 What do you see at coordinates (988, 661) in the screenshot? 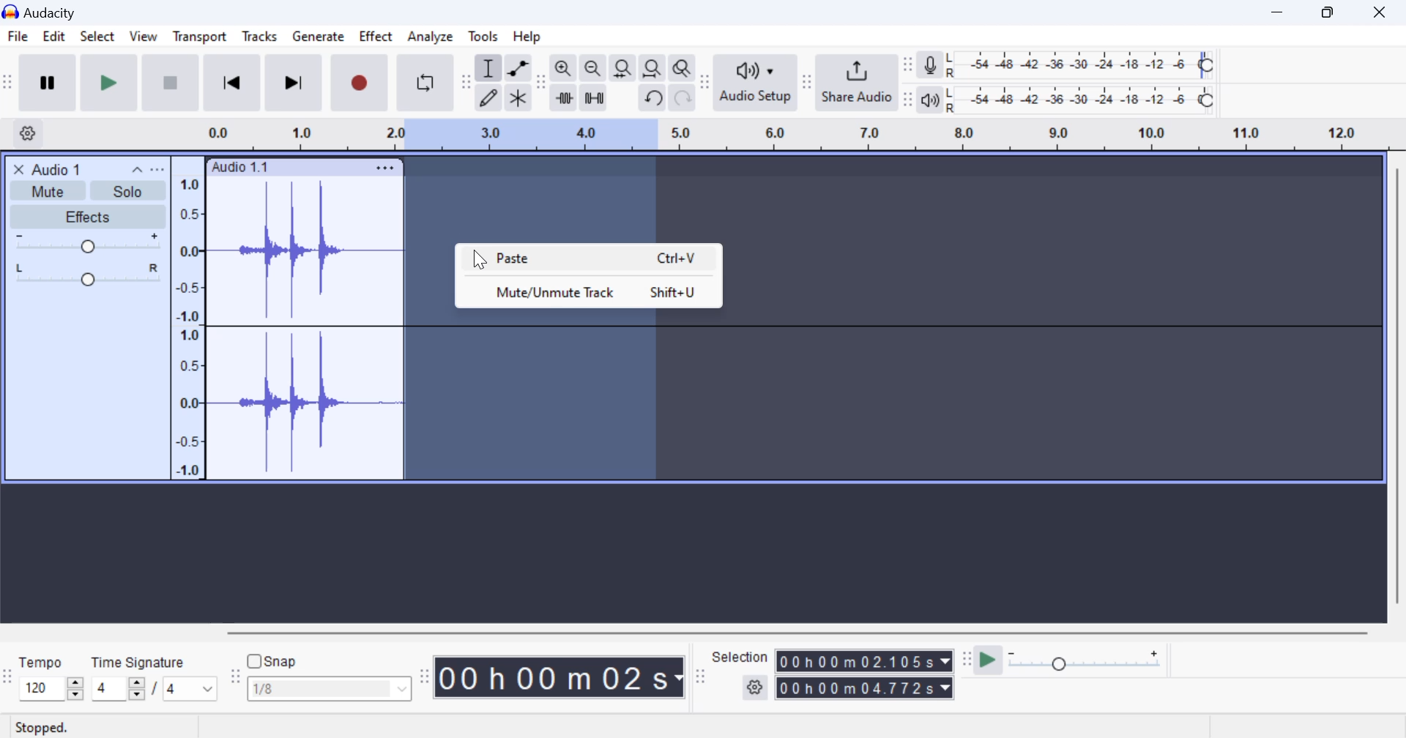
I see `play at speed` at bounding box center [988, 661].